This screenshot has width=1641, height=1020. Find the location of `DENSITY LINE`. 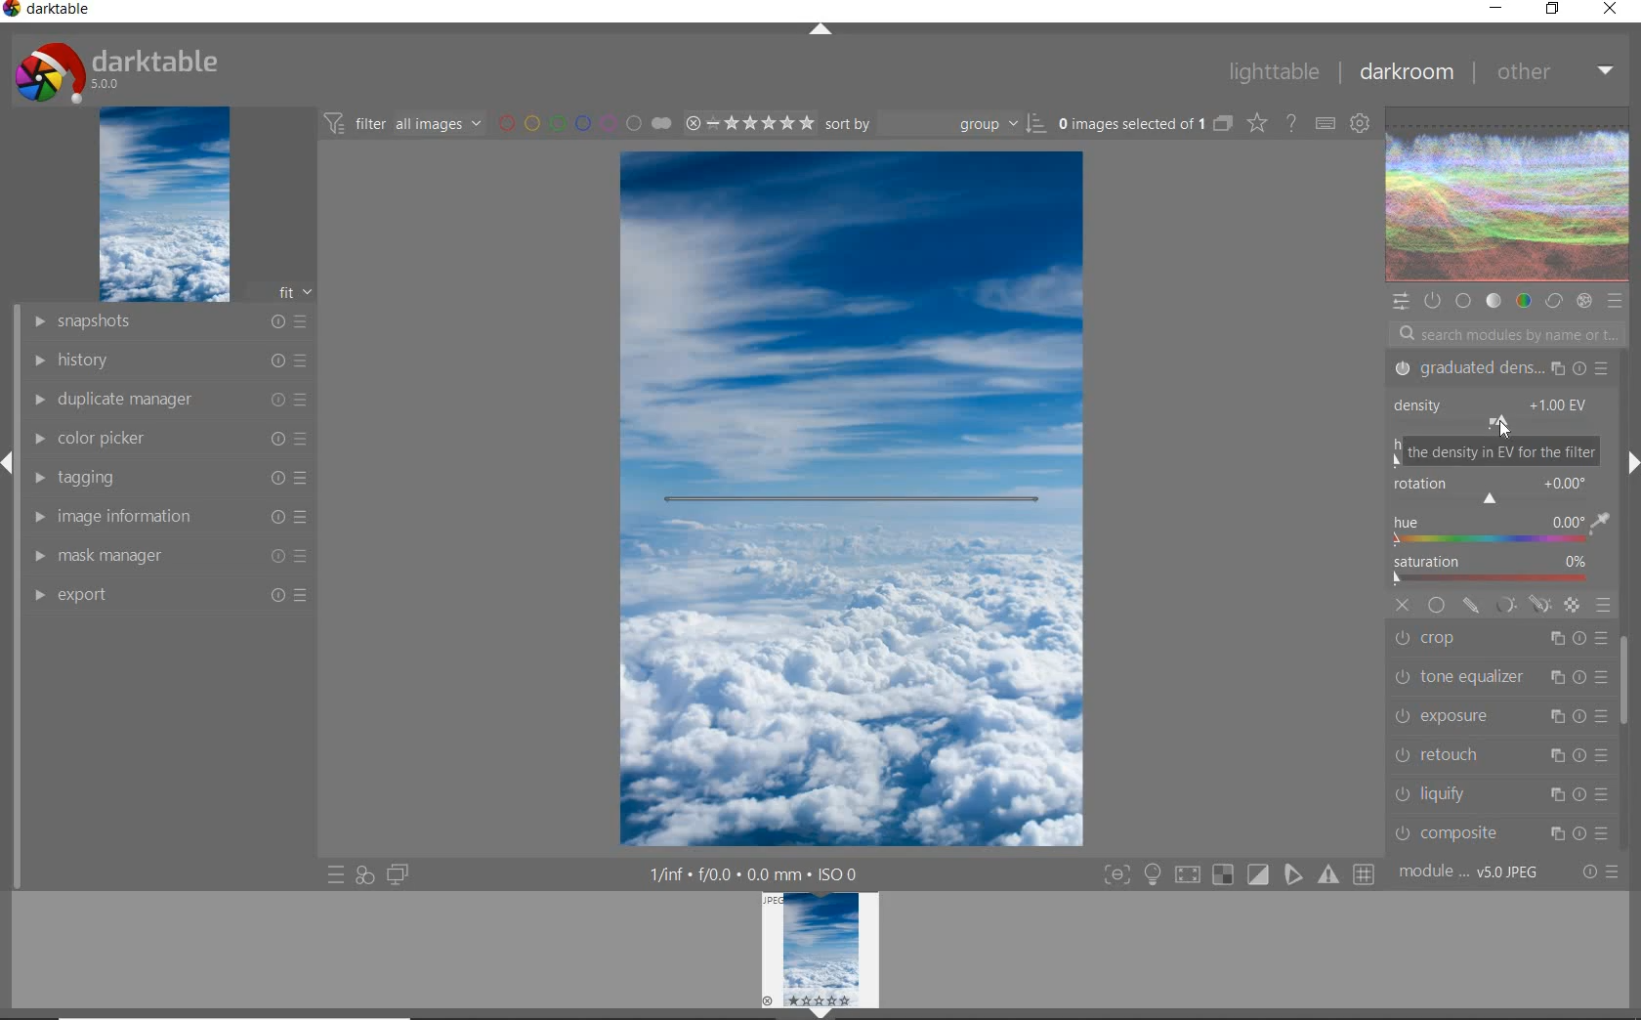

DENSITY LINE is located at coordinates (852, 502).